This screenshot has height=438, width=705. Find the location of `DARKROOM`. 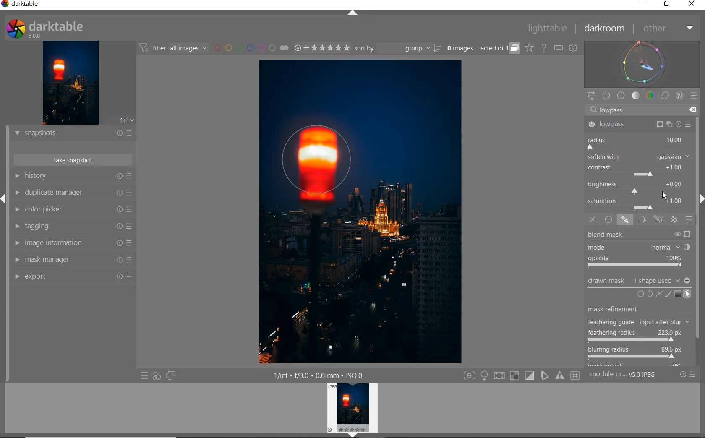

DARKROOM is located at coordinates (606, 29).